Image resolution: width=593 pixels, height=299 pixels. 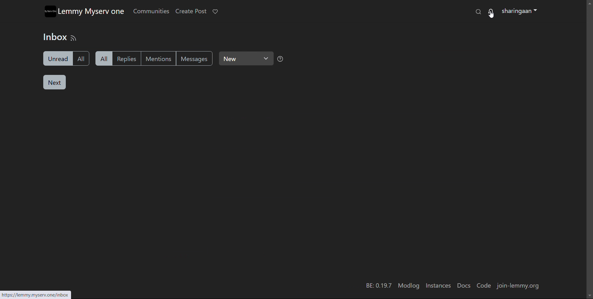 I want to click on all, so click(x=104, y=58).